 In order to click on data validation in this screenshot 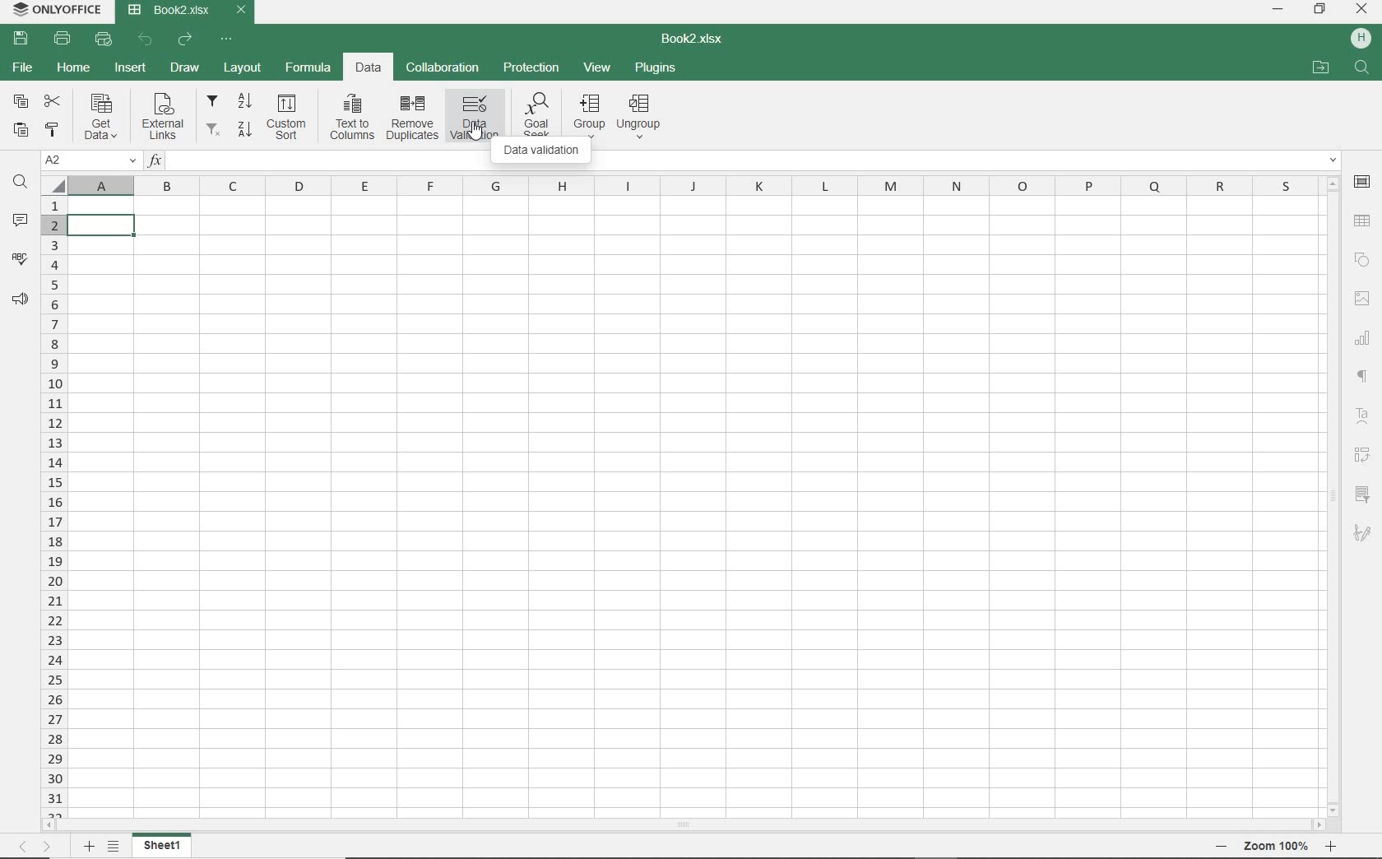, I will do `click(474, 117)`.